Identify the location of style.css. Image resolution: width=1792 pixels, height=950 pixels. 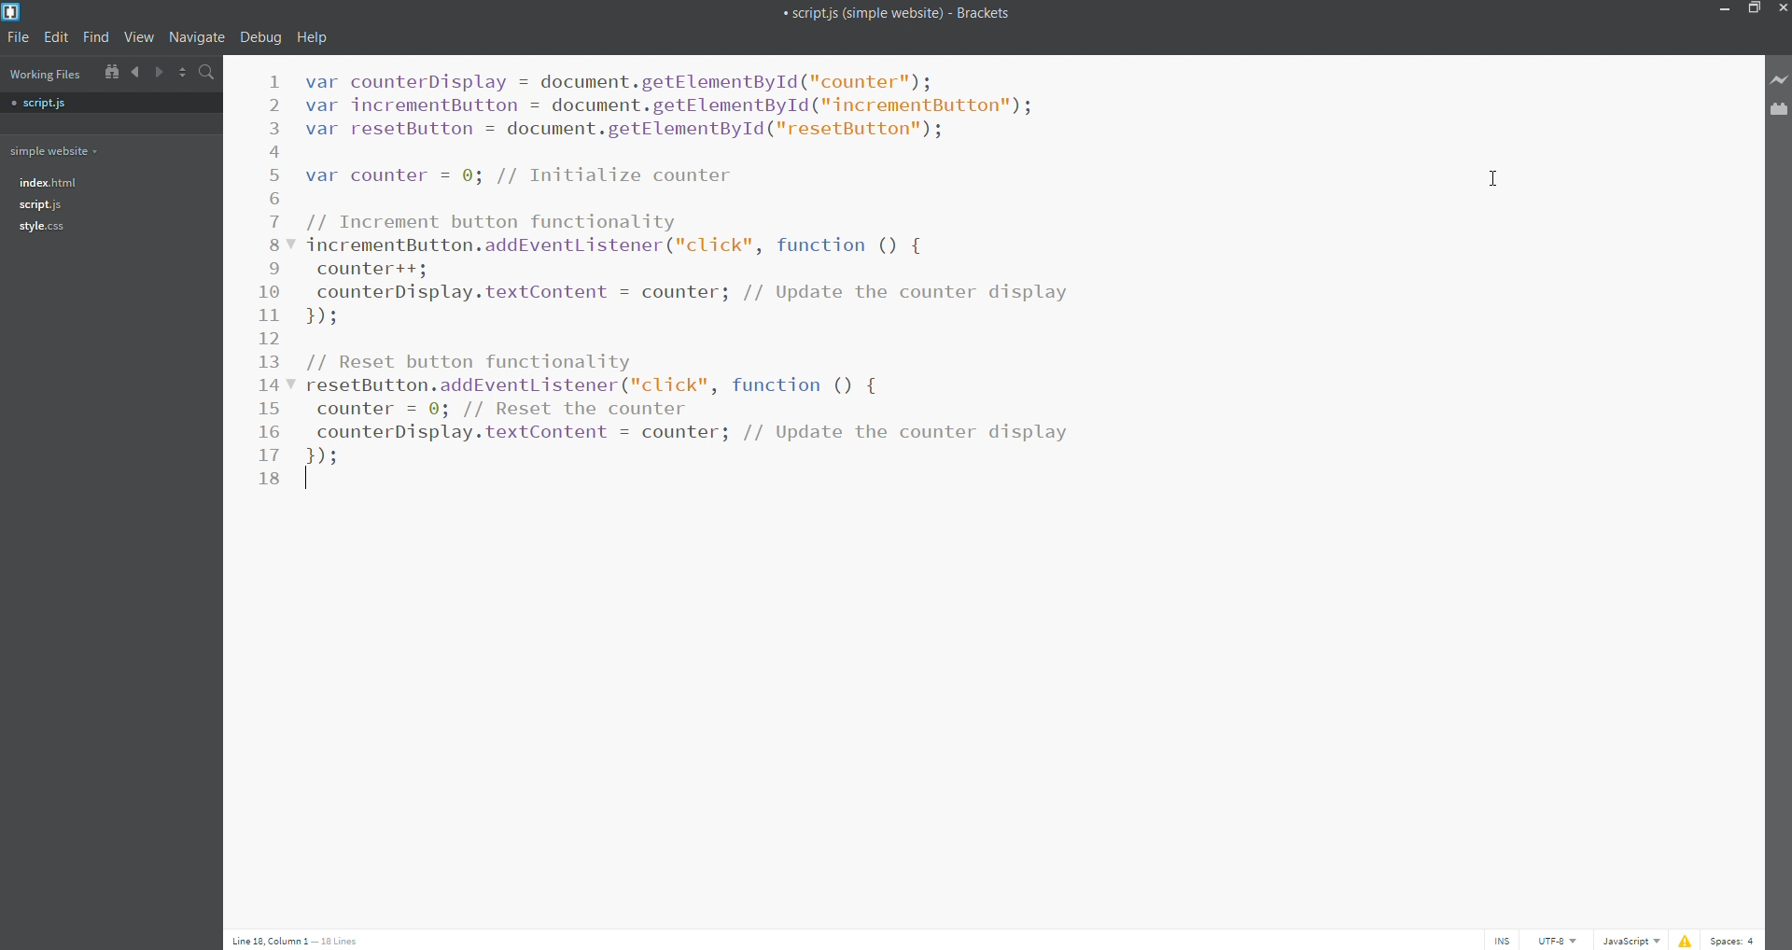
(41, 231).